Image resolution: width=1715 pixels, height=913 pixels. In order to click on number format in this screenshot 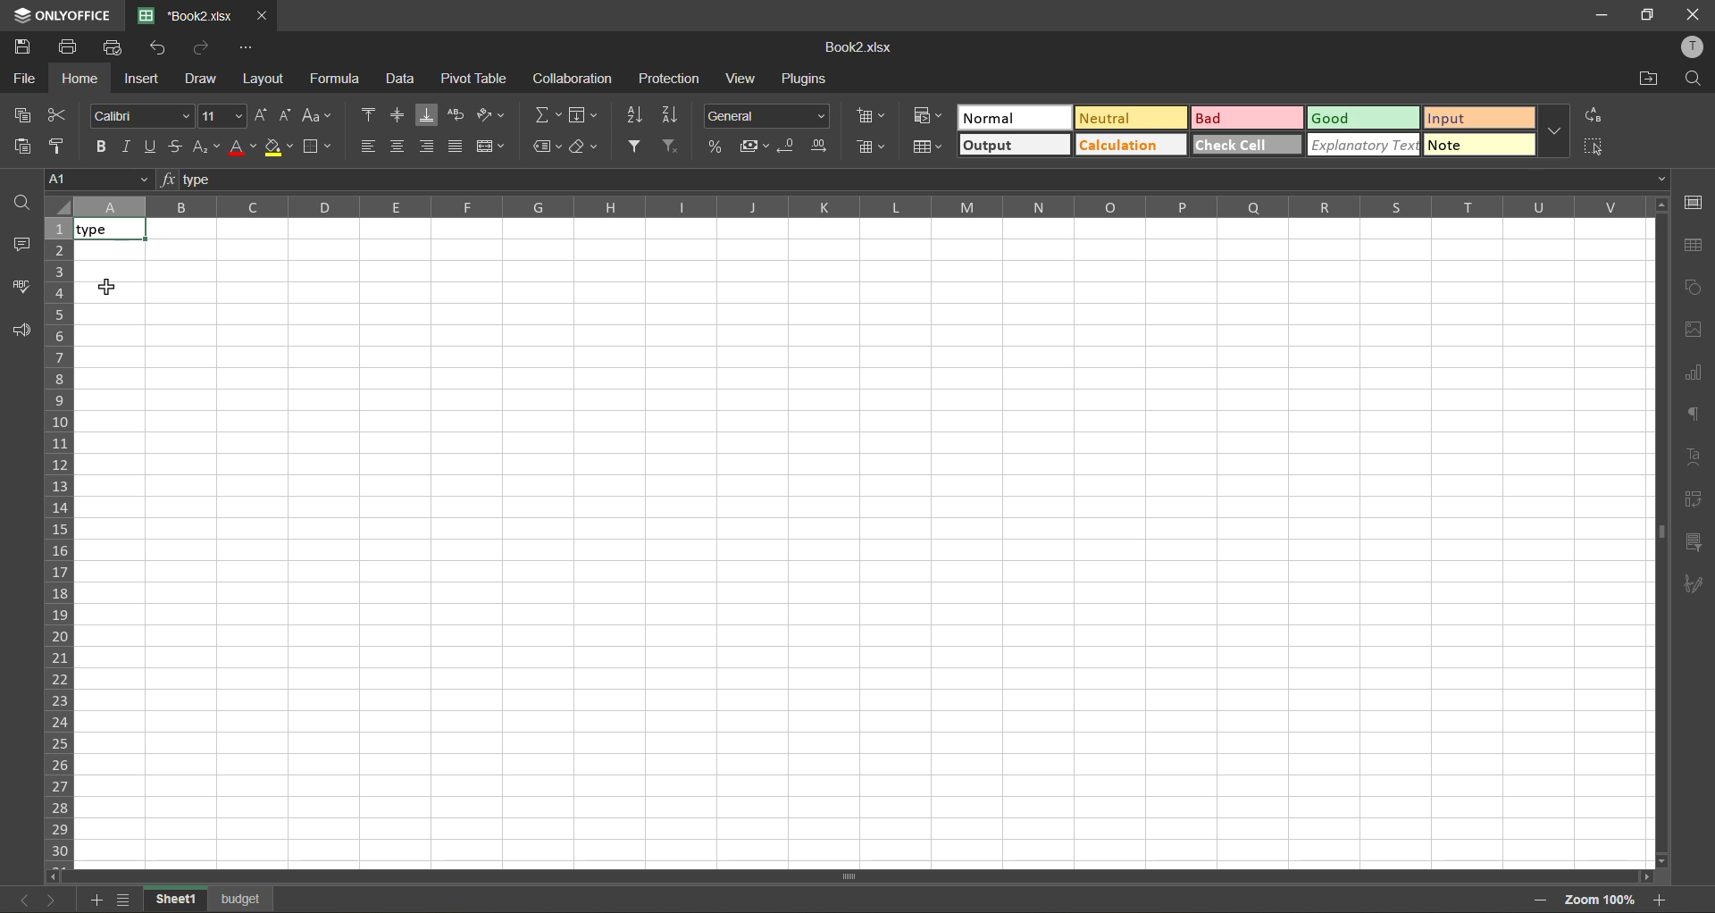, I will do `click(766, 115)`.